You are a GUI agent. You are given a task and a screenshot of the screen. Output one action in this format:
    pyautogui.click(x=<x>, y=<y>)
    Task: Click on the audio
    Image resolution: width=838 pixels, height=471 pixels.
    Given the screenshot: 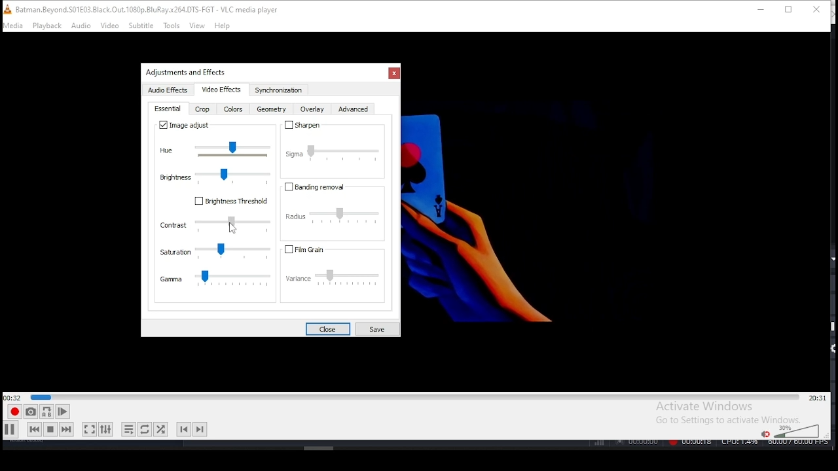 What is the action you would take?
    pyautogui.click(x=82, y=26)
    